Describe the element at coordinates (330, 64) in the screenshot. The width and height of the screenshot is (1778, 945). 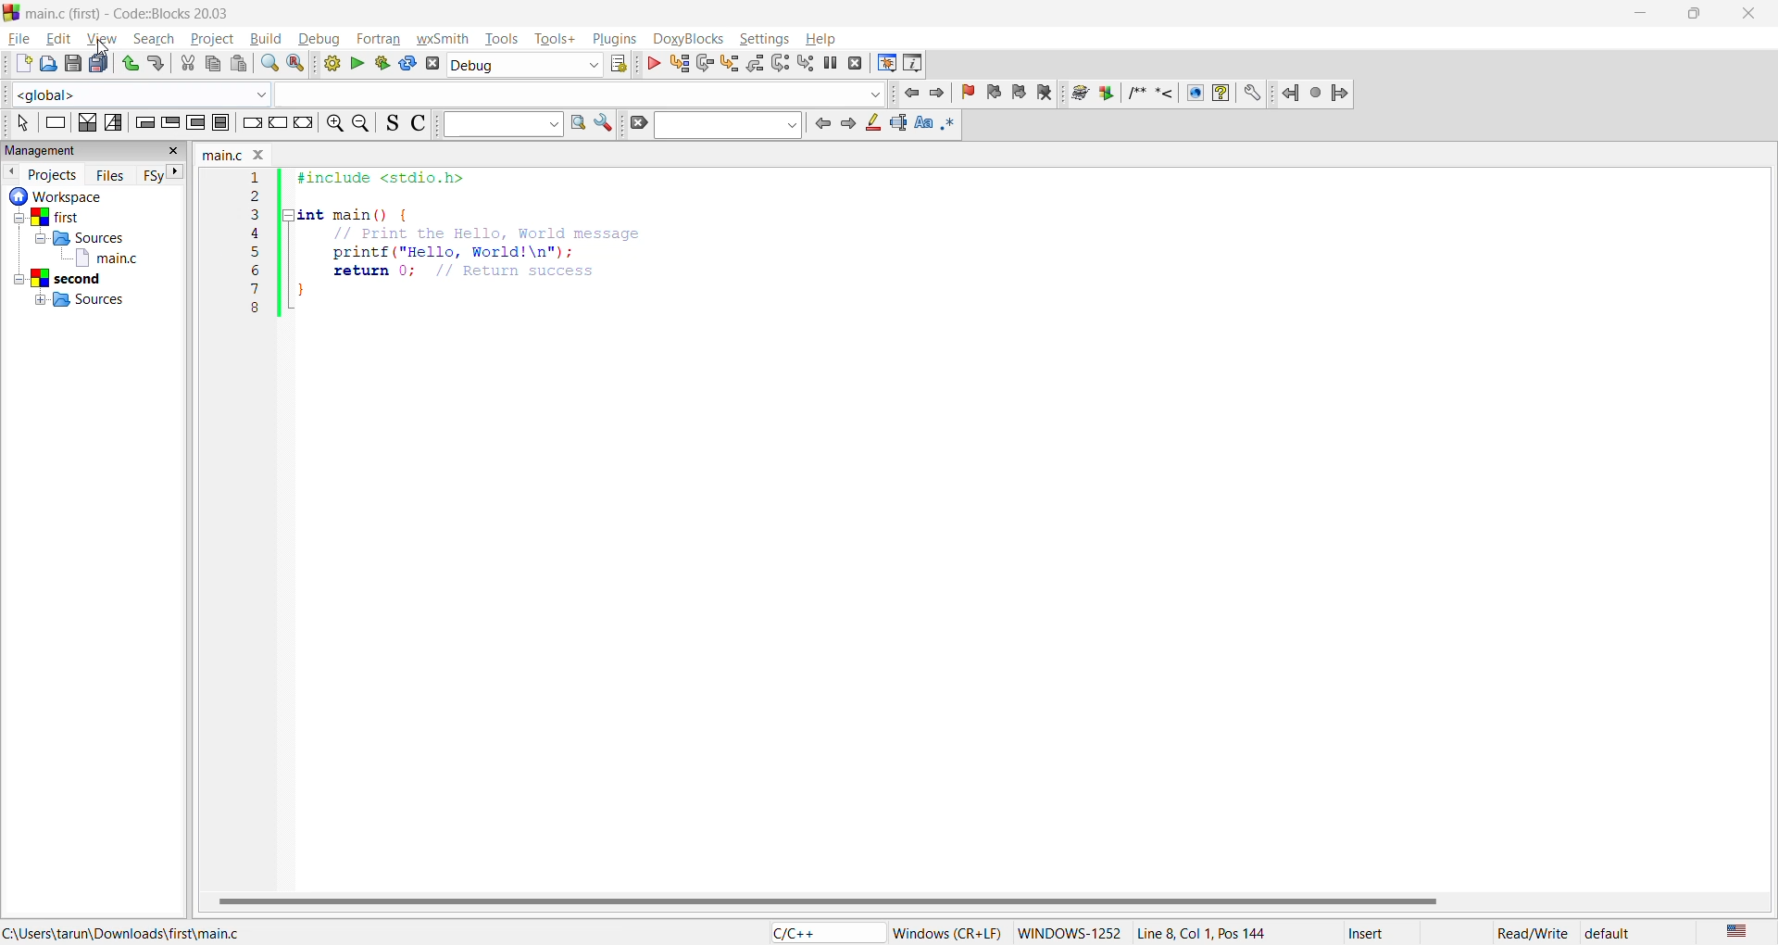
I see `build` at that location.